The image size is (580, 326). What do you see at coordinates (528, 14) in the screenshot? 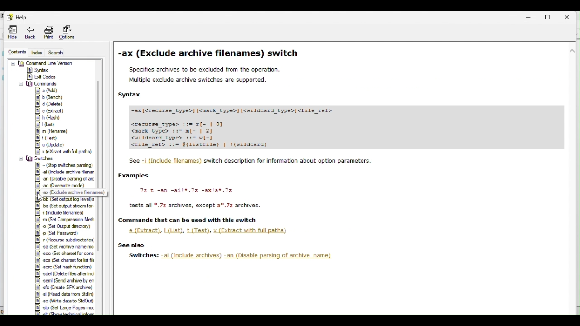
I see `Minimise` at bounding box center [528, 14].